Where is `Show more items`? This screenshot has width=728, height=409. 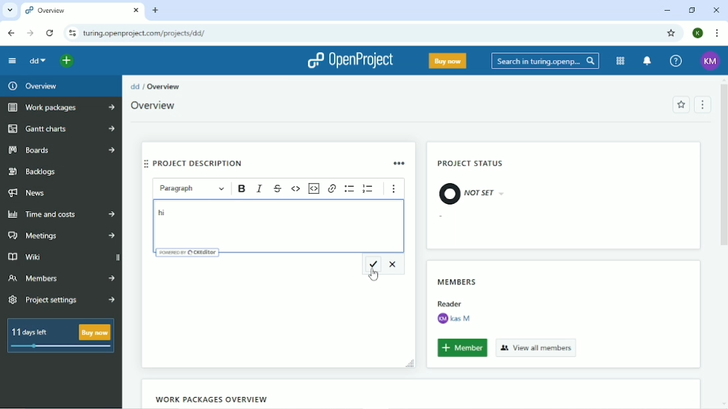 Show more items is located at coordinates (395, 190).